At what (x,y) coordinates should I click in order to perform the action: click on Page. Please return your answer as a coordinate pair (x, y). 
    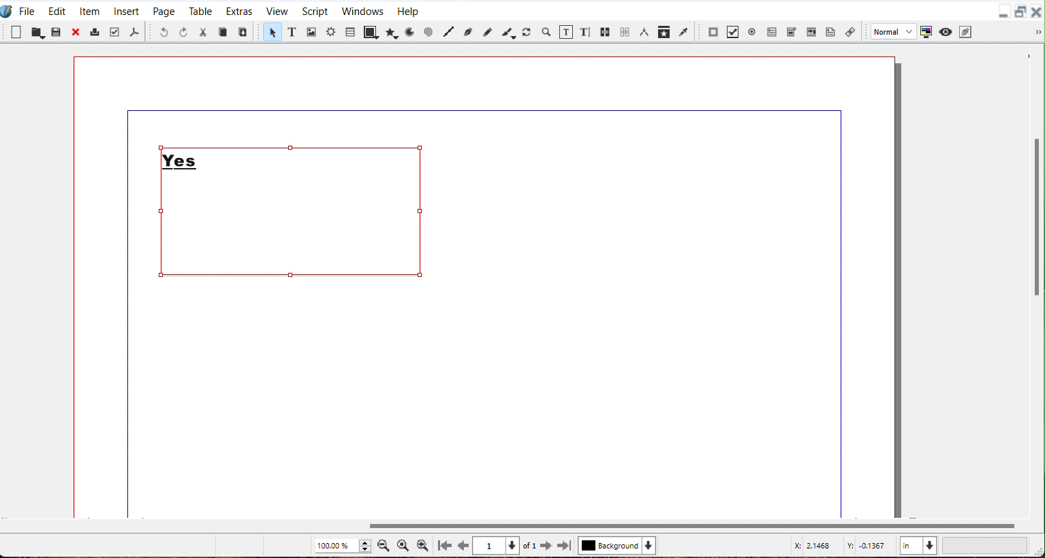
    Looking at the image, I should click on (163, 10).